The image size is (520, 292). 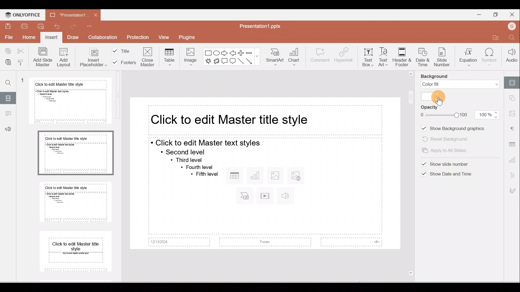 What do you see at coordinates (442, 58) in the screenshot?
I see `Slide number` at bounding box center [442, 58].